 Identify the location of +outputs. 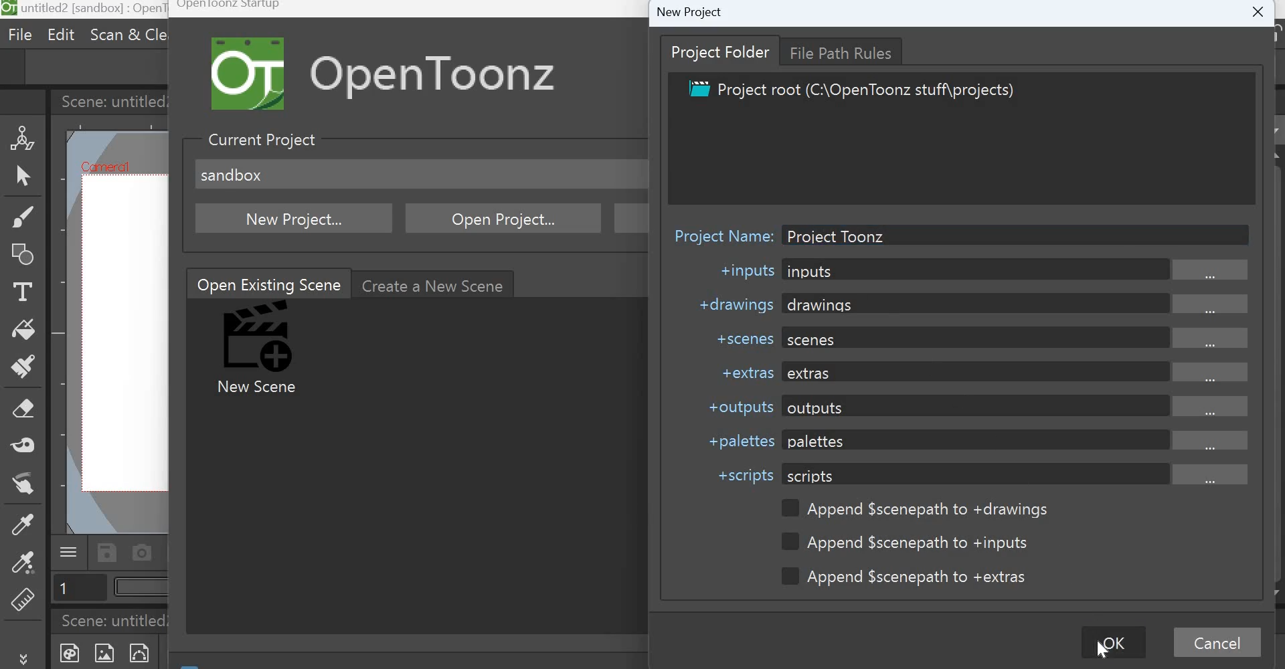
(736, 405).